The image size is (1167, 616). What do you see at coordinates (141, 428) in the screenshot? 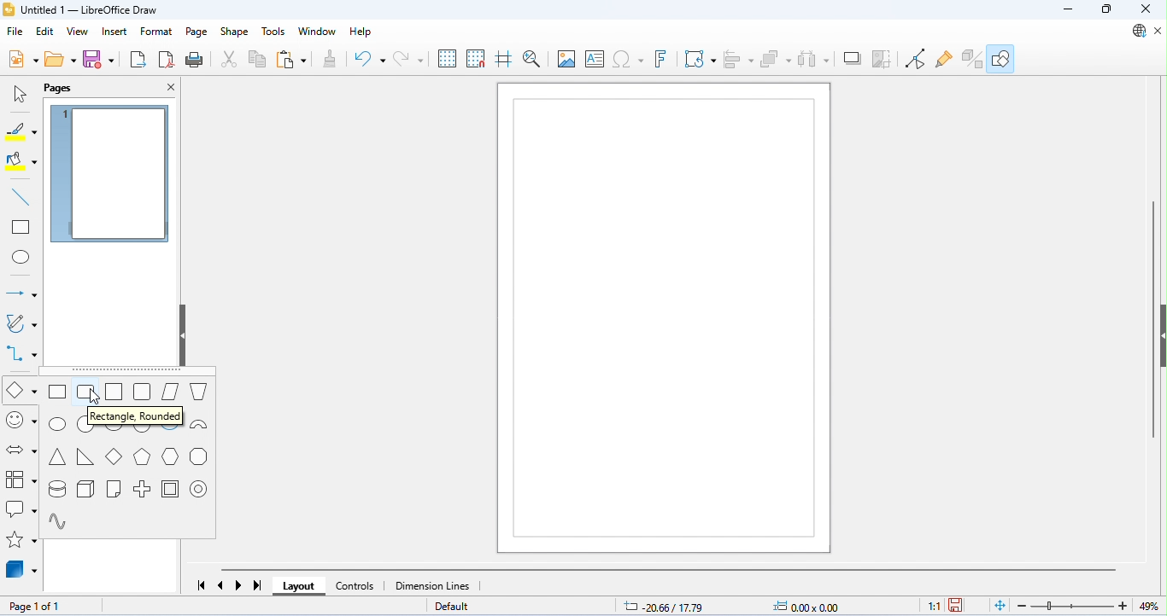
I see `circle segment` at bounding box center [141, 428].